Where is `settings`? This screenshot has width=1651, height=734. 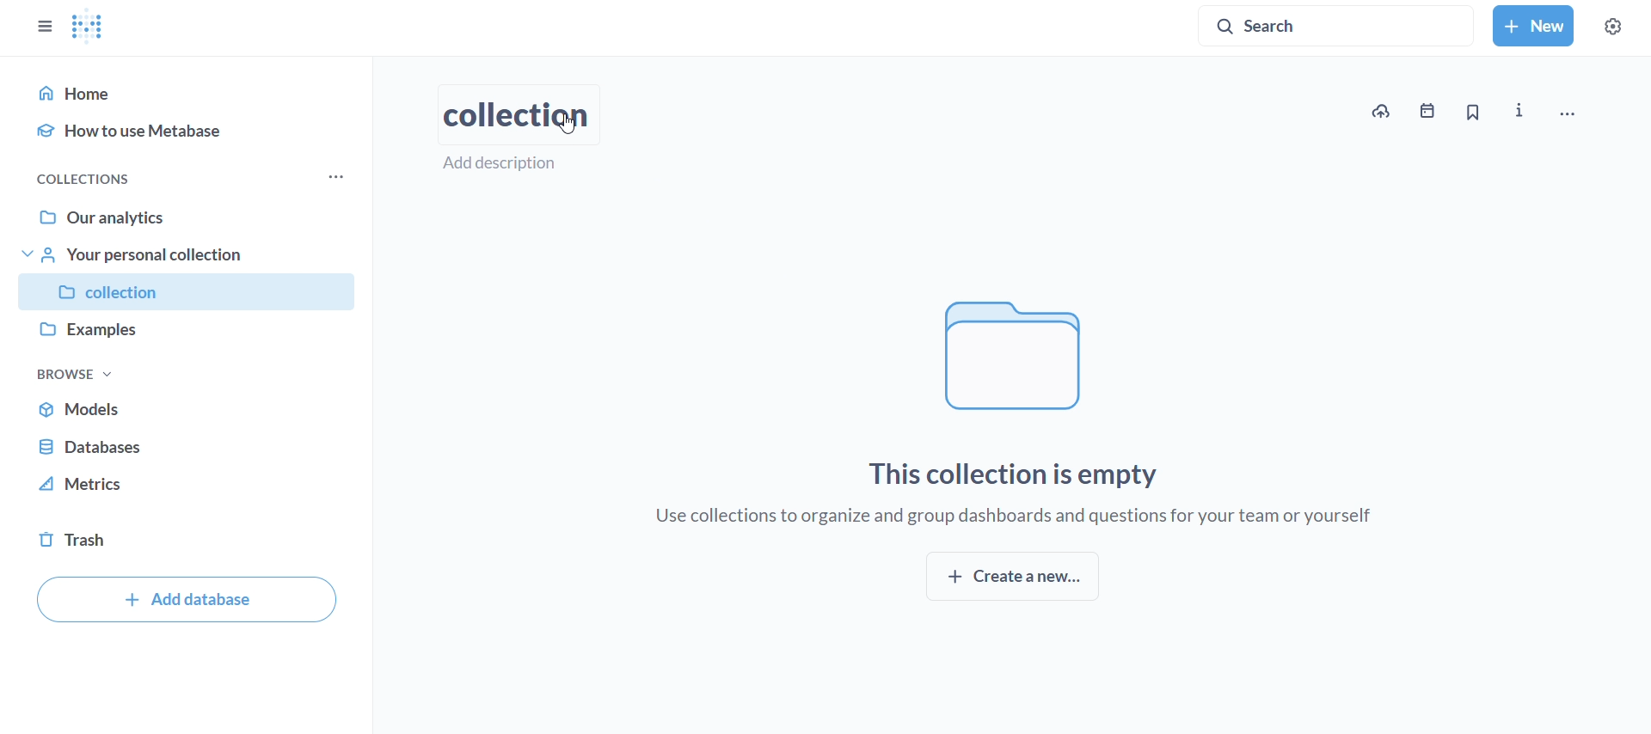 settings is located at coordinates (1622, 22).